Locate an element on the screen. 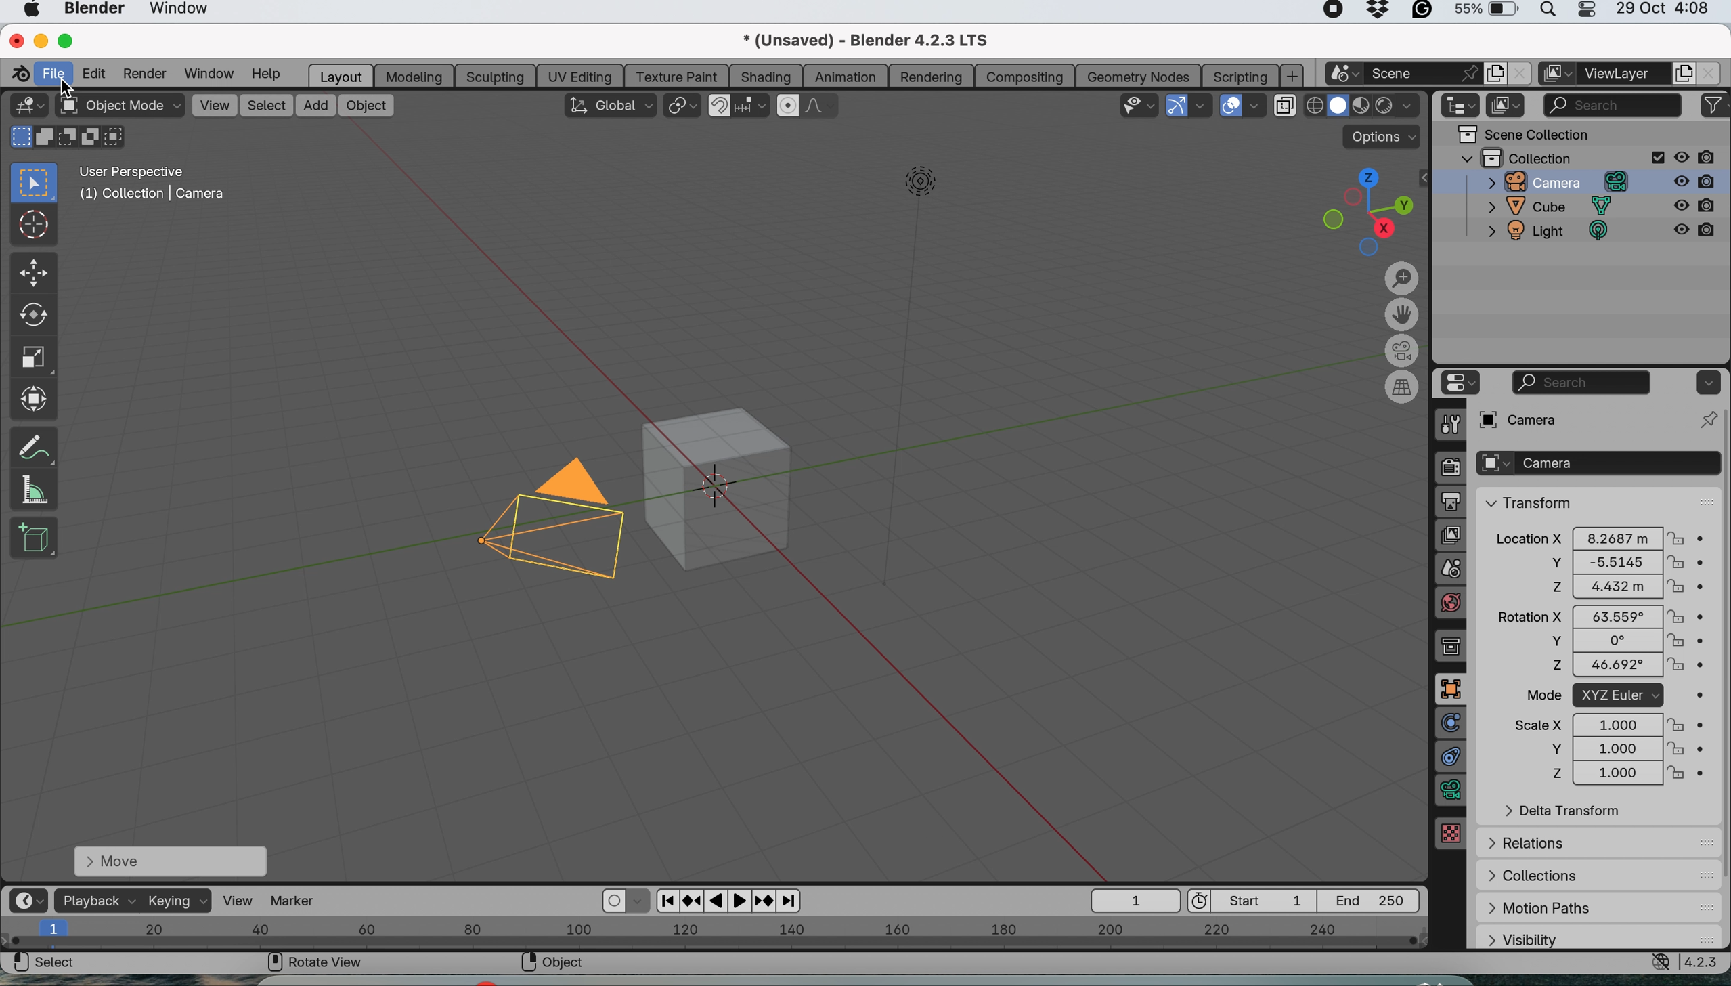  object is located at coordinates (366, 106).